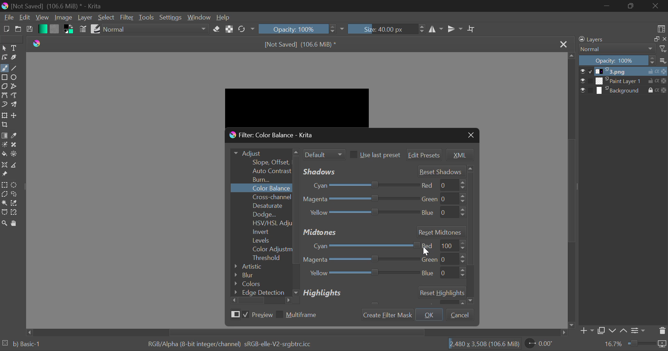 The width and height of the screenshot is (668, 351). Describe the element at coordinates (564, 43) in the screenshot. I see `Close` at that location.